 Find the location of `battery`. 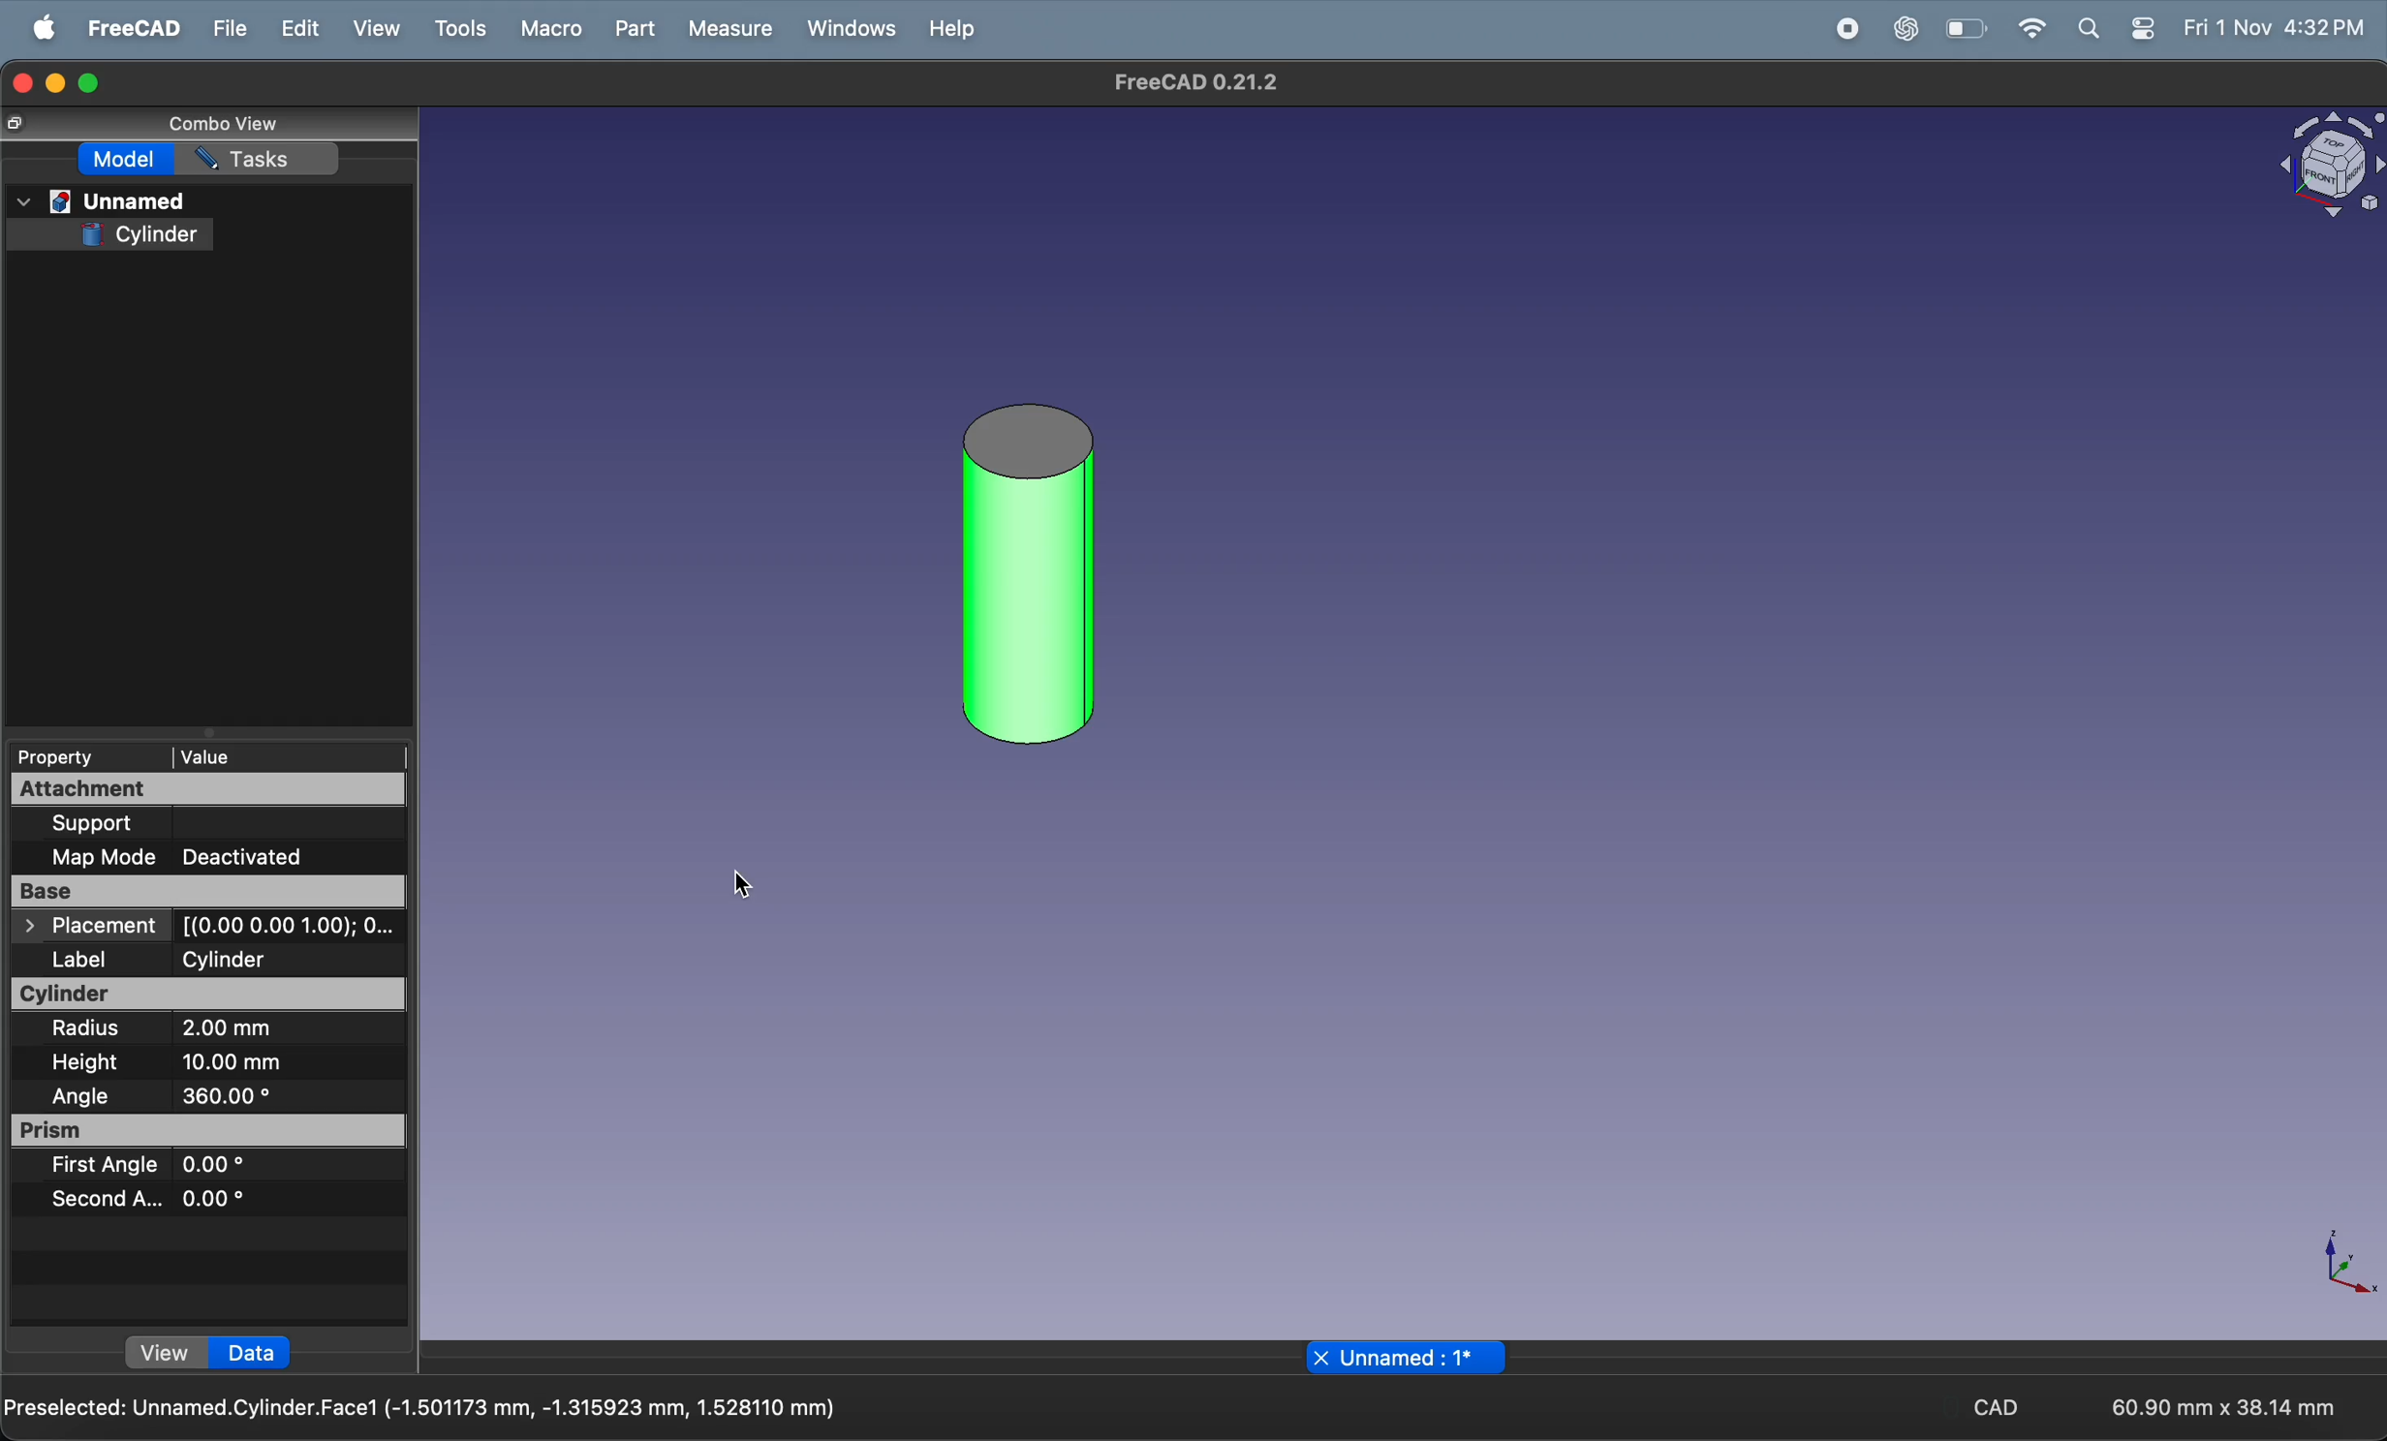

battery is located at coordinates (1964, 30).